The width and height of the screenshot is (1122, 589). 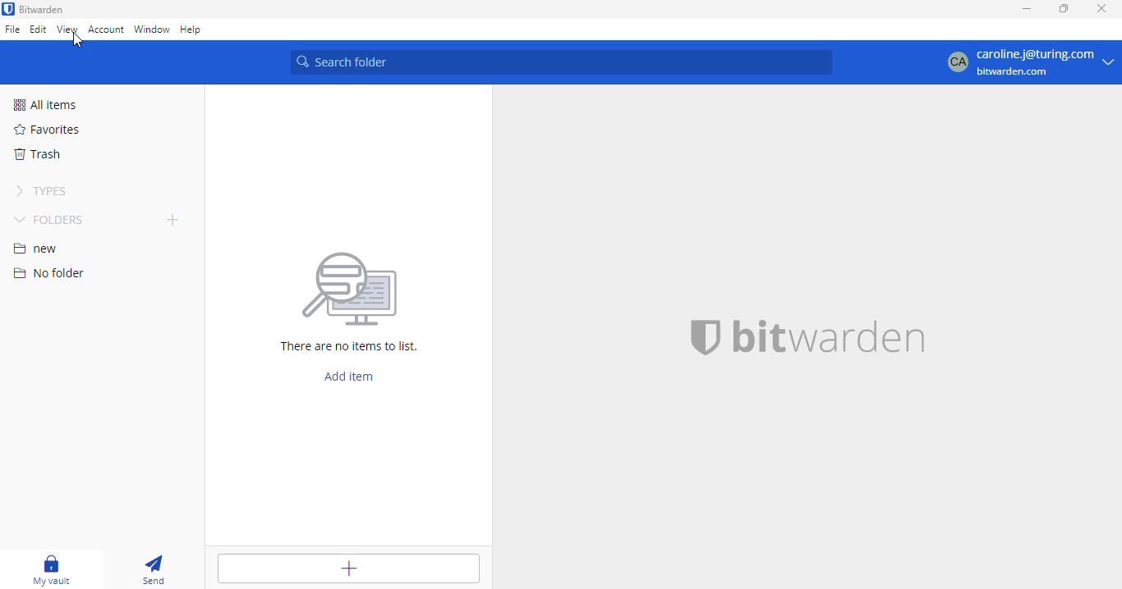 What do you see at coordinates (45, 105) in the screenshot?
I see `all items` at bounding box center [45, 105].